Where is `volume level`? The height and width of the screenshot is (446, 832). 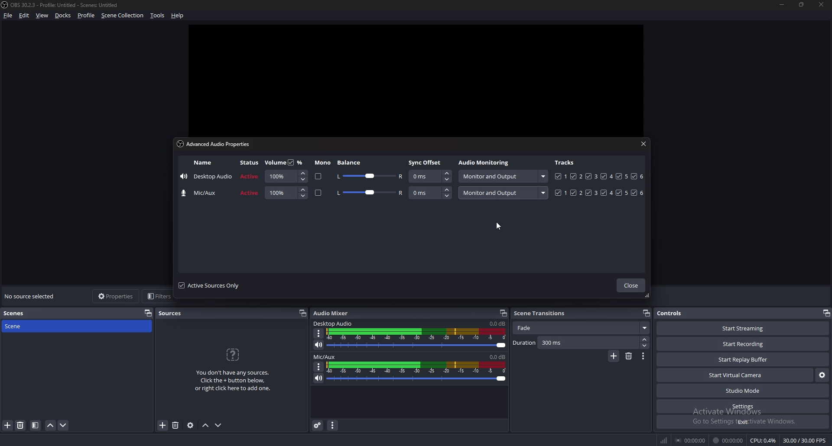 volume level is located at coordinates (498, 356).